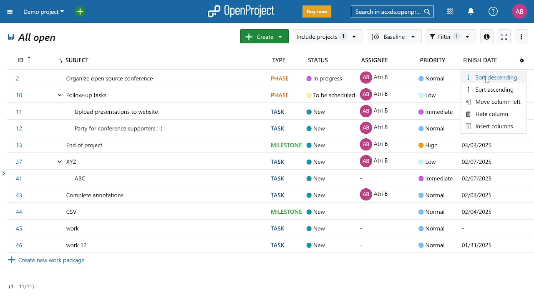 This screenshot has height=300, width=534. What do you see at coordinates (272, 210) in the screenshot?
I see `task titled "CSV"` at bounding box center [272, 210].